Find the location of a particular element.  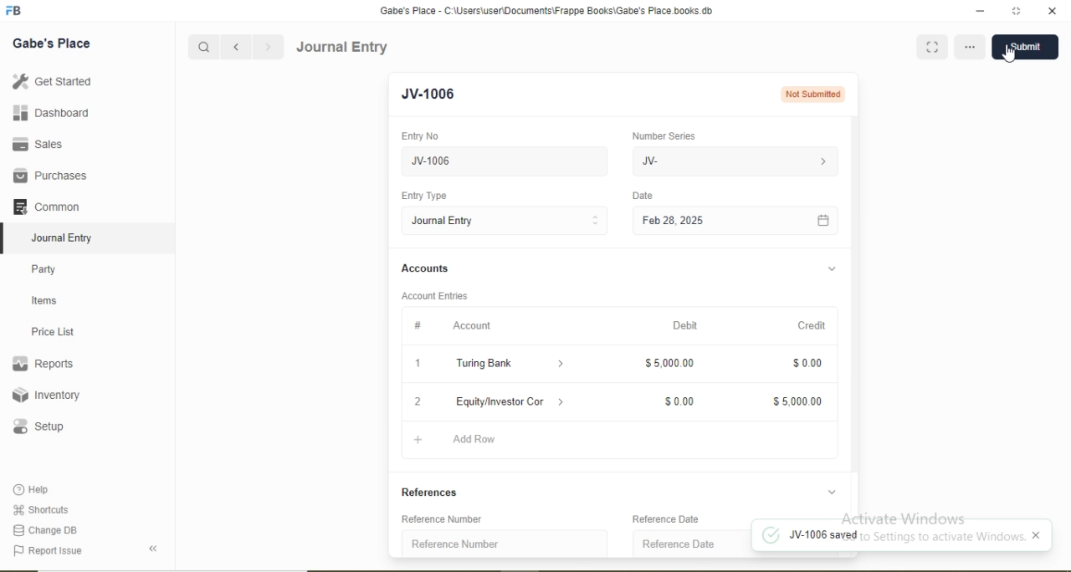

Dropdown is located at coordinates (562, 365).